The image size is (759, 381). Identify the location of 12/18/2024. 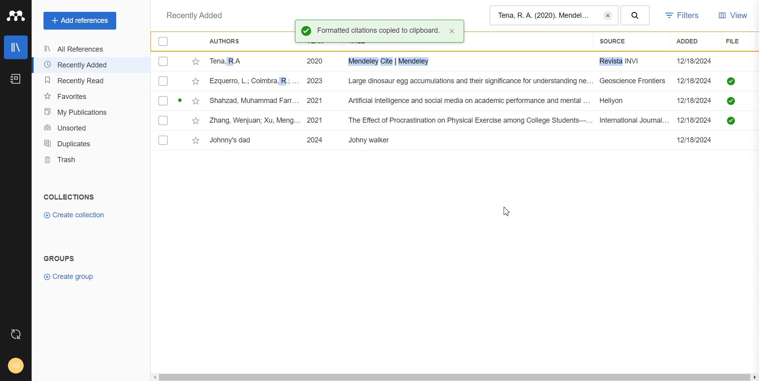
(697, 119).